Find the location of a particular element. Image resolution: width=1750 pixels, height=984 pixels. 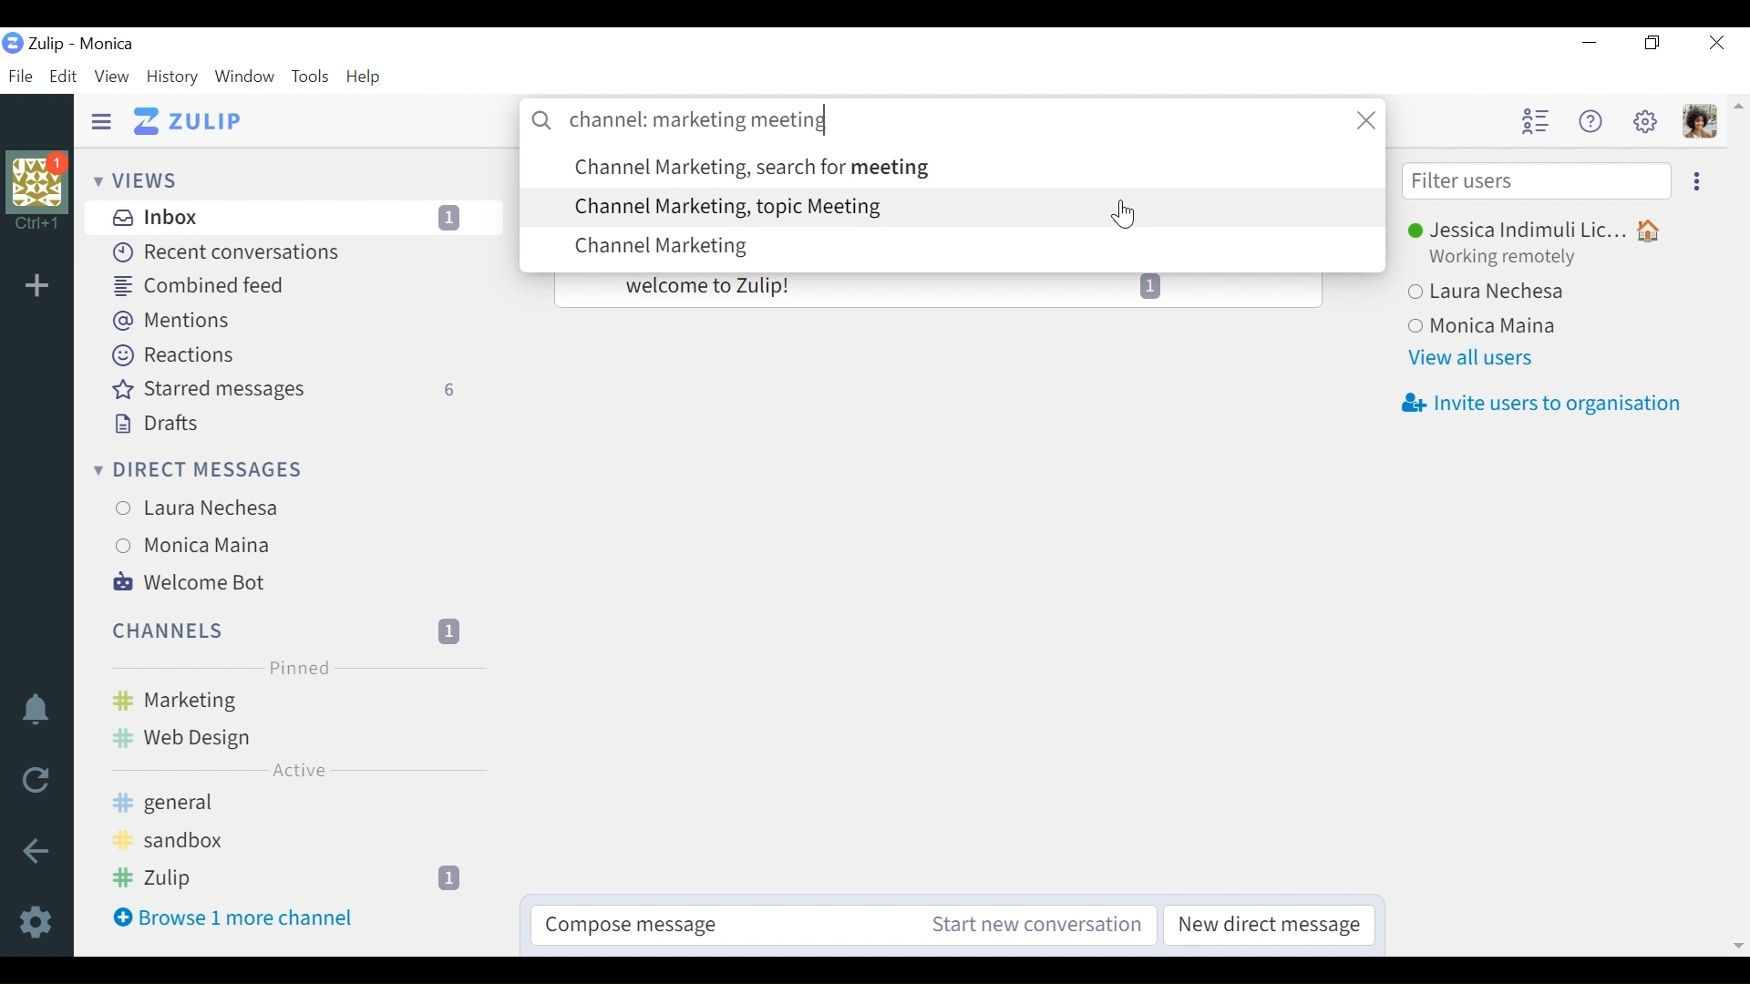

File is located at coordinates (20, 77).